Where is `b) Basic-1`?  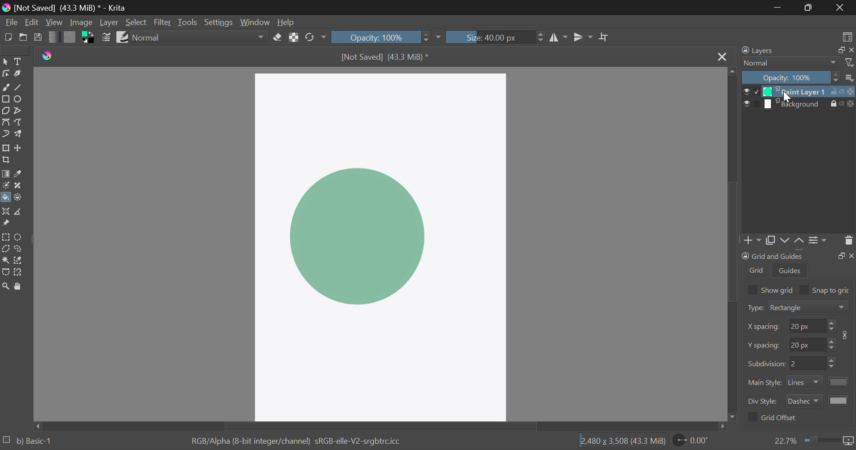 b) Basic-1 is located at coordinates (34, 442).